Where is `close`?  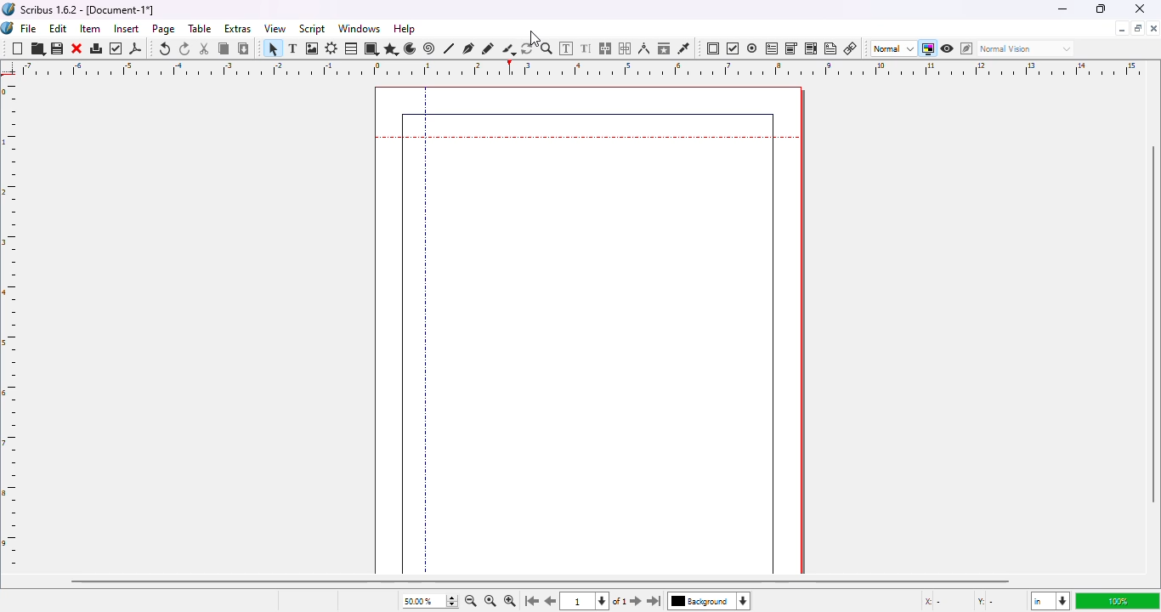
close is located at coordinates (1153, 28).